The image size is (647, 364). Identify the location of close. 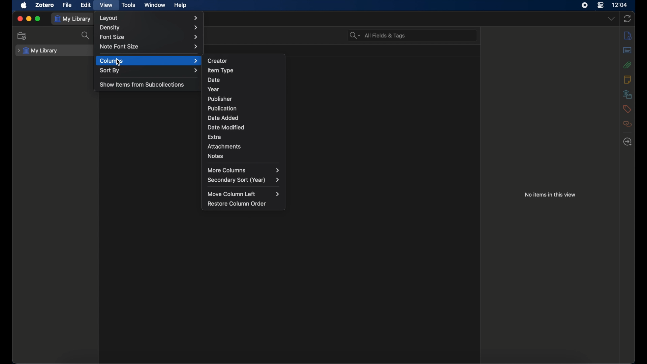
(19, 19).